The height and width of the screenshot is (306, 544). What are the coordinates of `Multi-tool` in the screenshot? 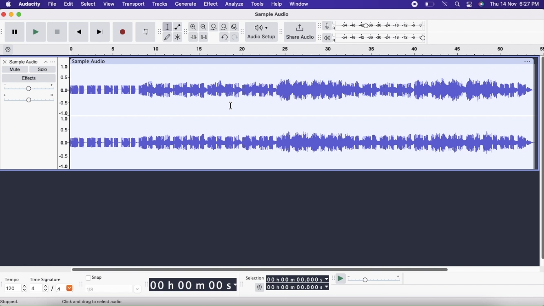 It's located at (179, 37).